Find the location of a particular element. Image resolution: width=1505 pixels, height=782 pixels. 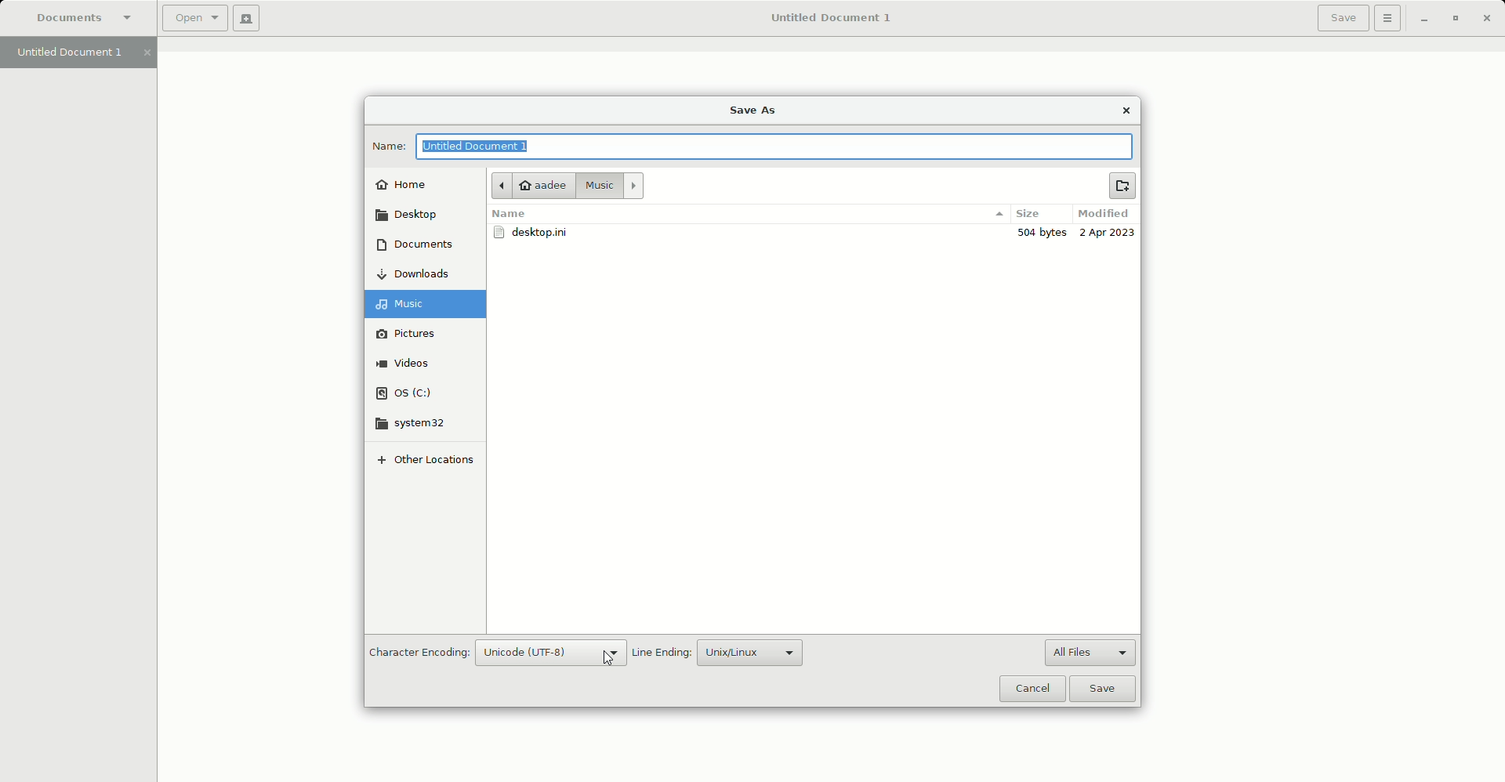

Unicode is located at coordinates (549, 653).